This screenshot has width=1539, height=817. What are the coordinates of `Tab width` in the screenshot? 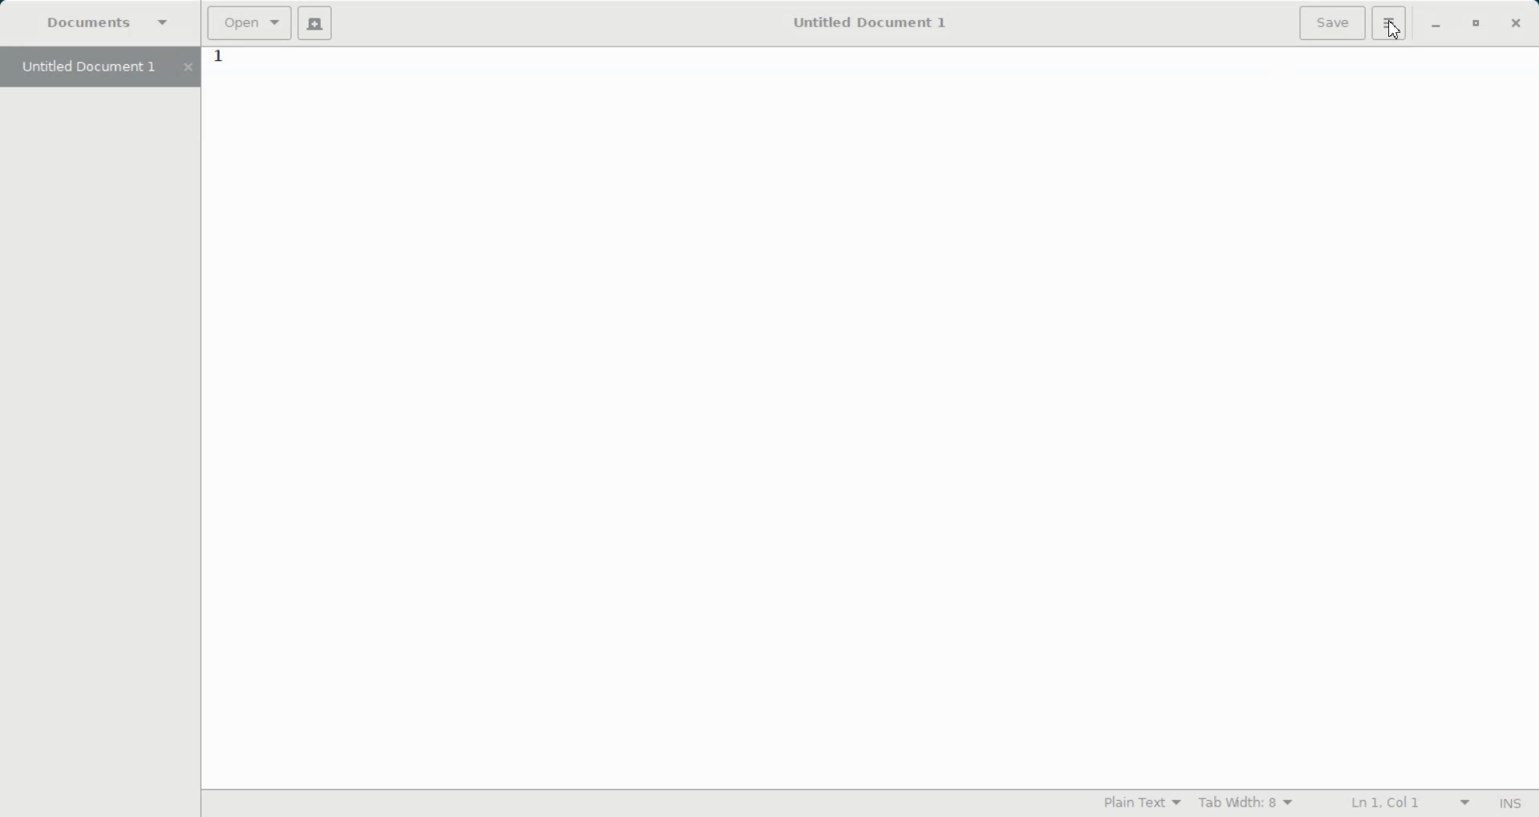 It's located at (1246, 802).